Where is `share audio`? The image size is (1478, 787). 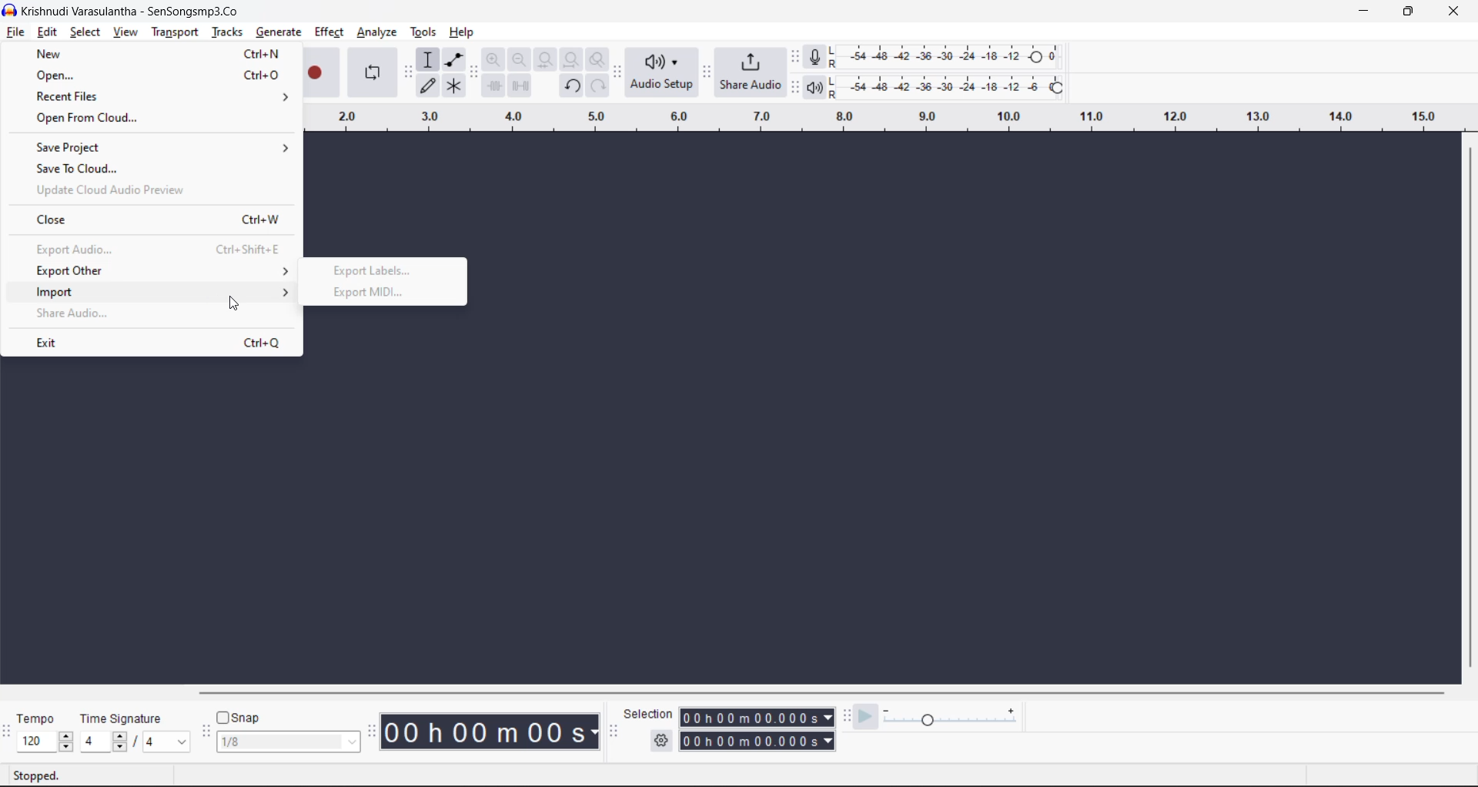 share audio is located at coordinates (72, 316).